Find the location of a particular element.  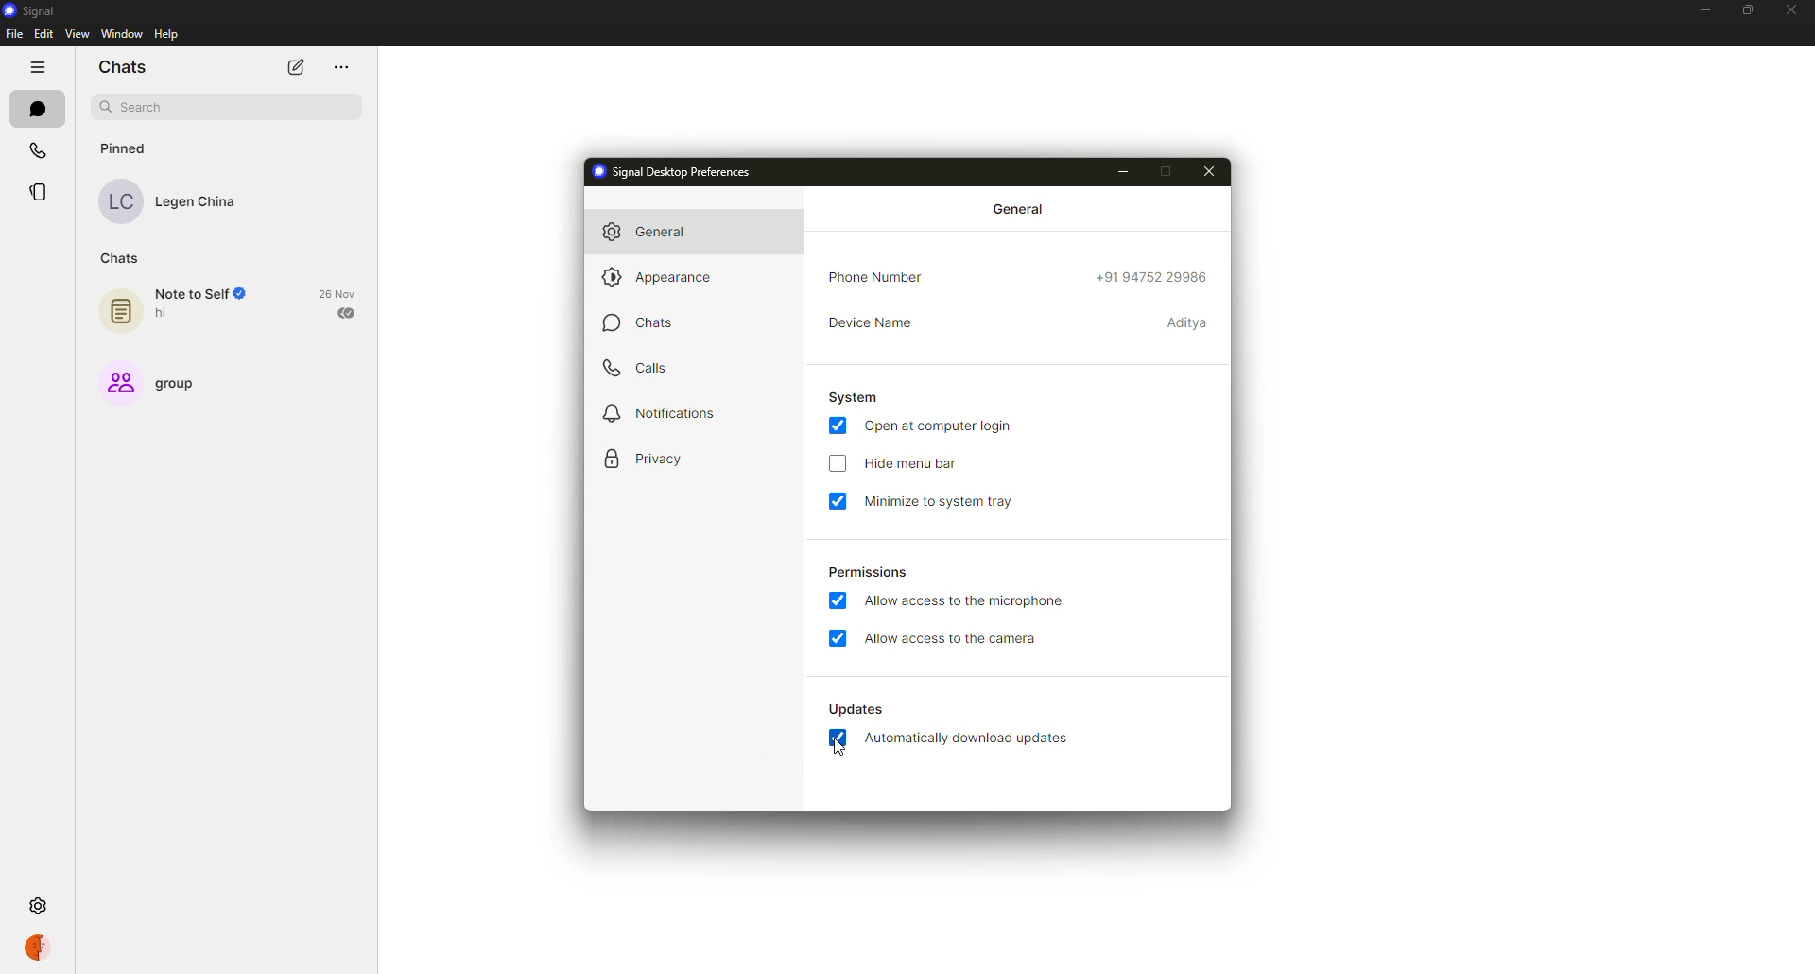

26 Nov is located at coordinates (335, 292).